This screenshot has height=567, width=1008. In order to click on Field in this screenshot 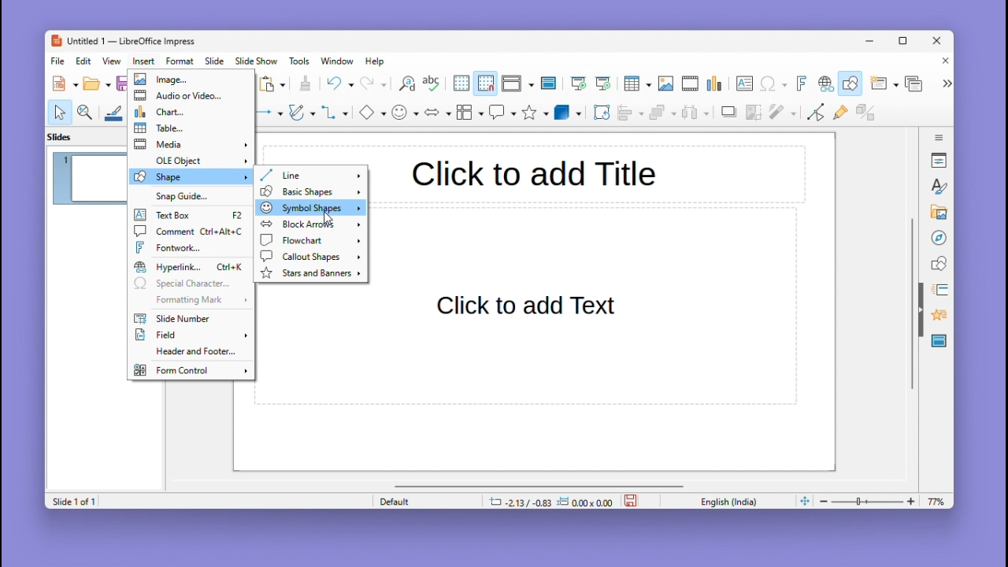, I will do `click(191, 336)`.